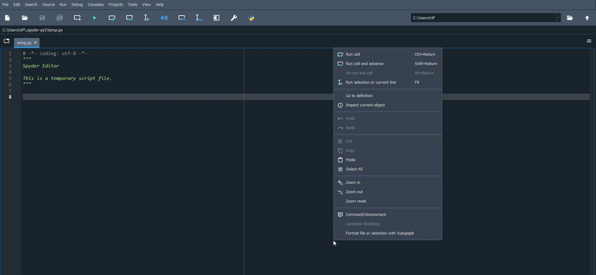 This screenshot has width=596, height=275. I want to click on Run cell, so click(388, 55).